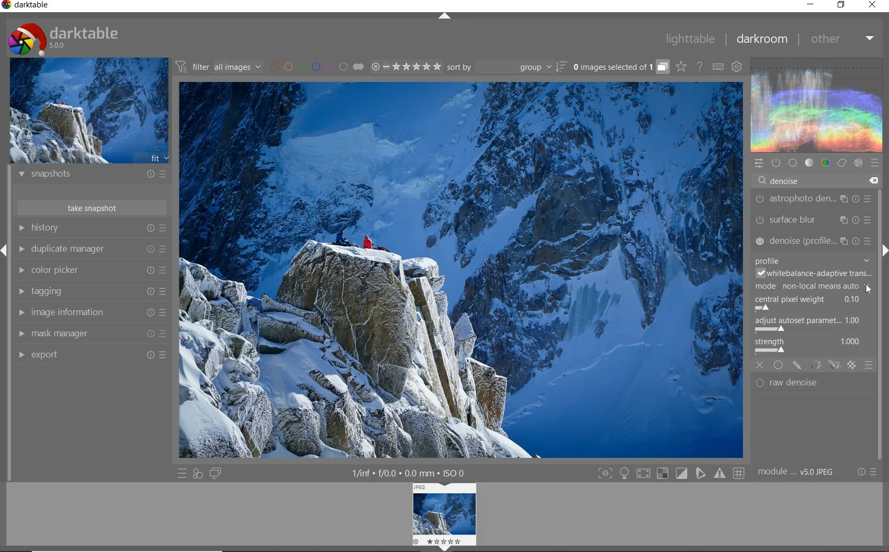 The width and height of the screenshot is (889, 552). What do you see at coordinates (775, 163) in the screenshot?
I see `show only active modules` at bounding box center [775, 163].